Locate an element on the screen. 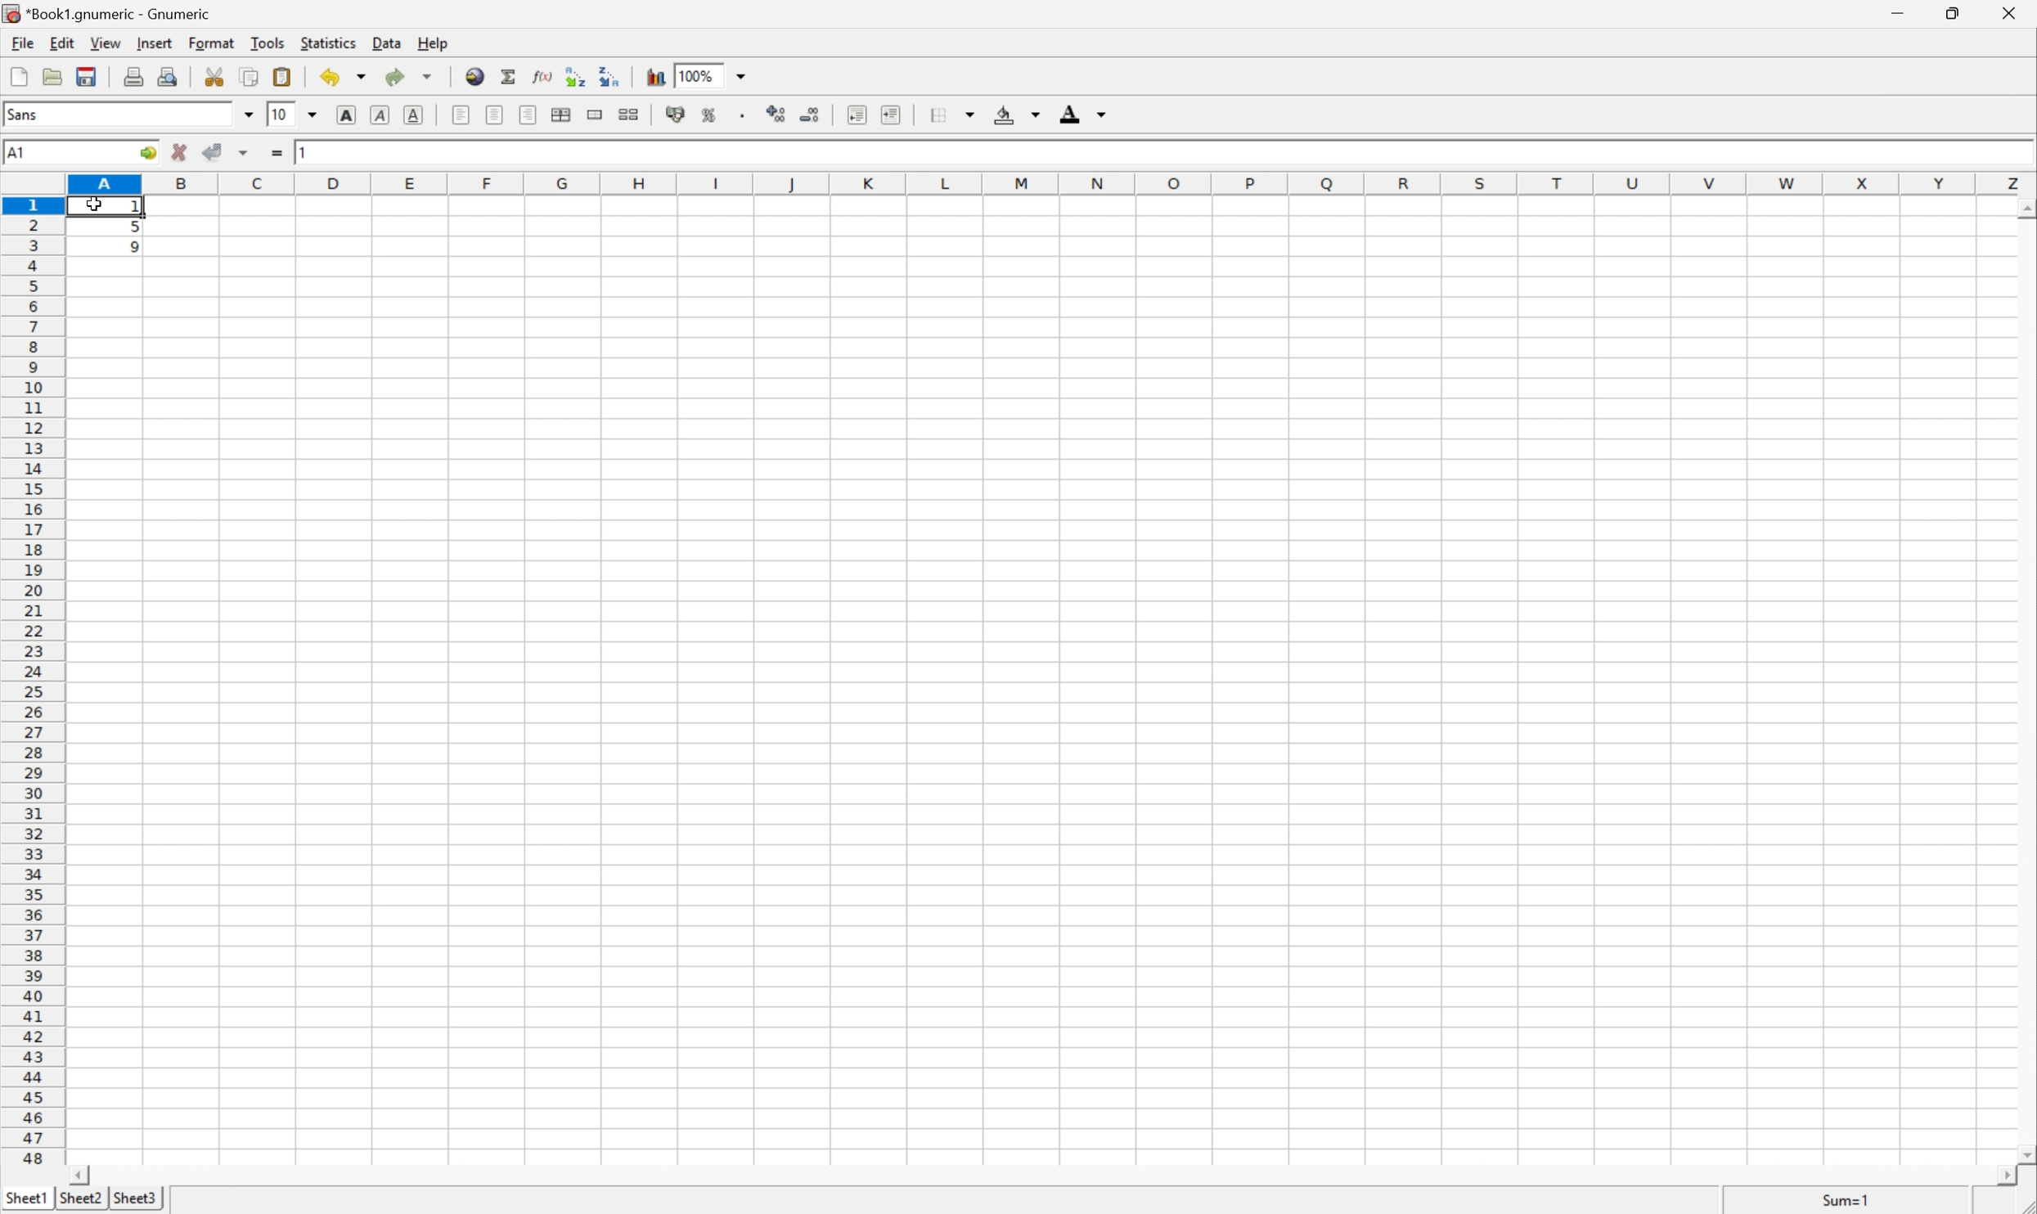  increase indent is located at coordinates (893, 115).